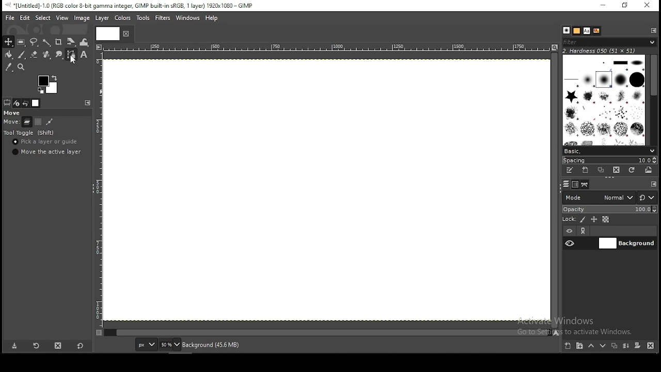 The width and height of the screenshot is (661, 372). What do you see at coordinates (652, 31) in the screenshot?
I see `configure this tab` at bounding box center [652, 31].